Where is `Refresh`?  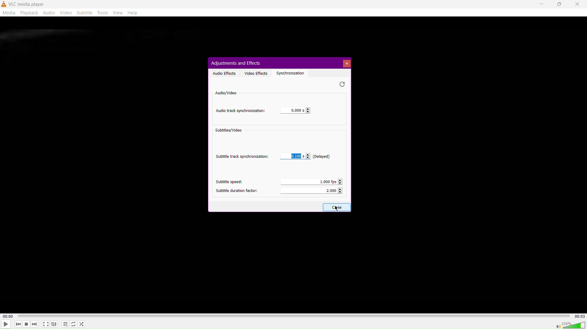 Refresh is located at coordinates (342, 84).